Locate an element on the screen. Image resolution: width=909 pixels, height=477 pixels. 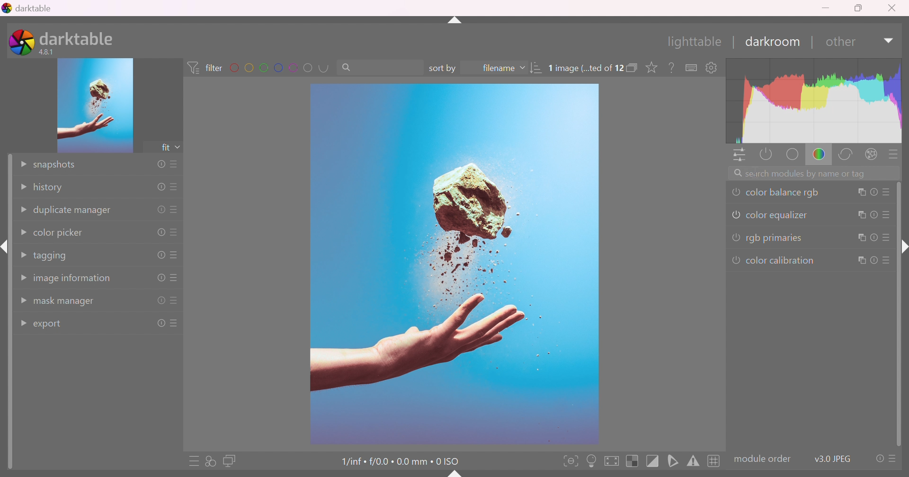
filter is located at coordinates (204, 66).